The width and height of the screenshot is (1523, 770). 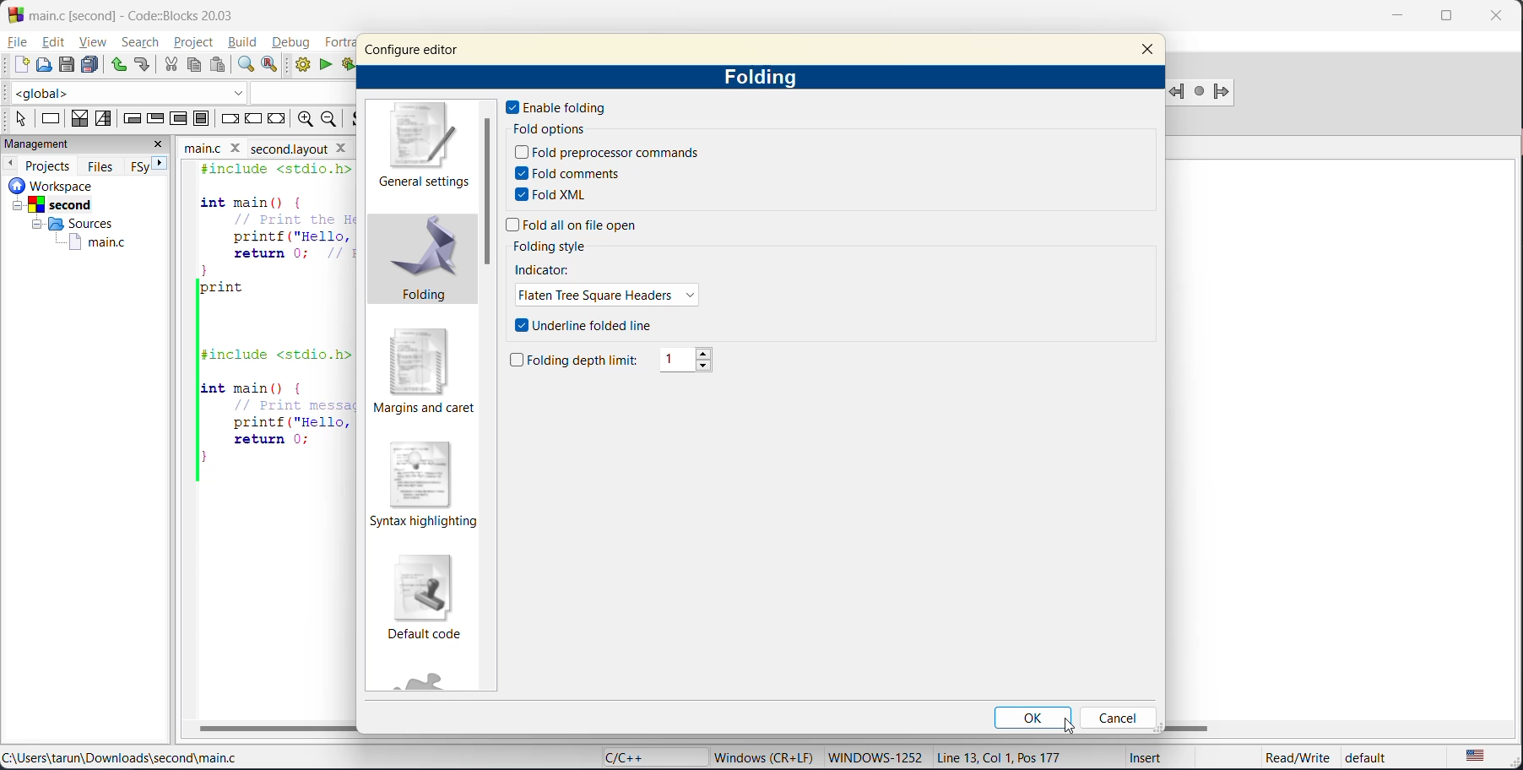 I want to click on paste, so click(x=217, y=65).